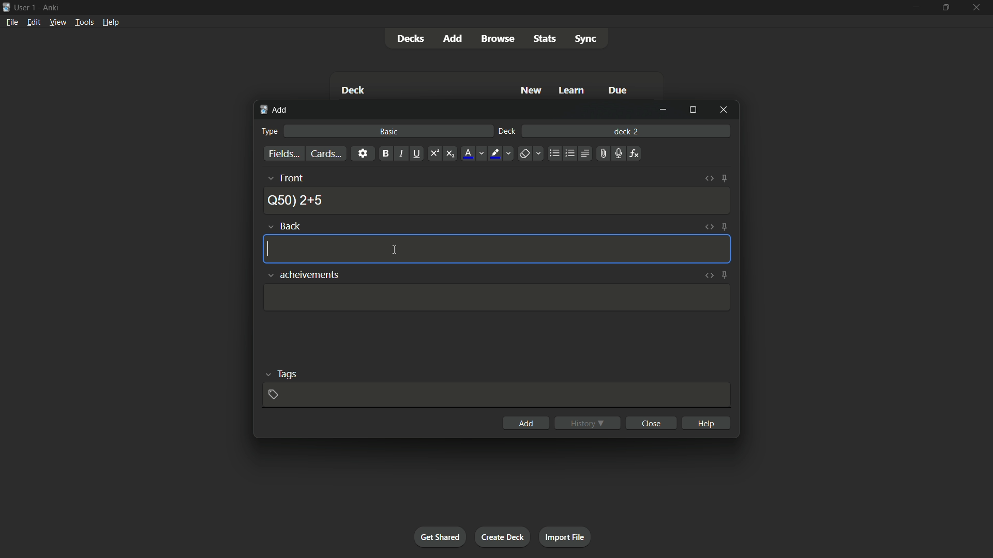 This screenshot has width=993, height=558. I want to click on add, so click(526, 422).